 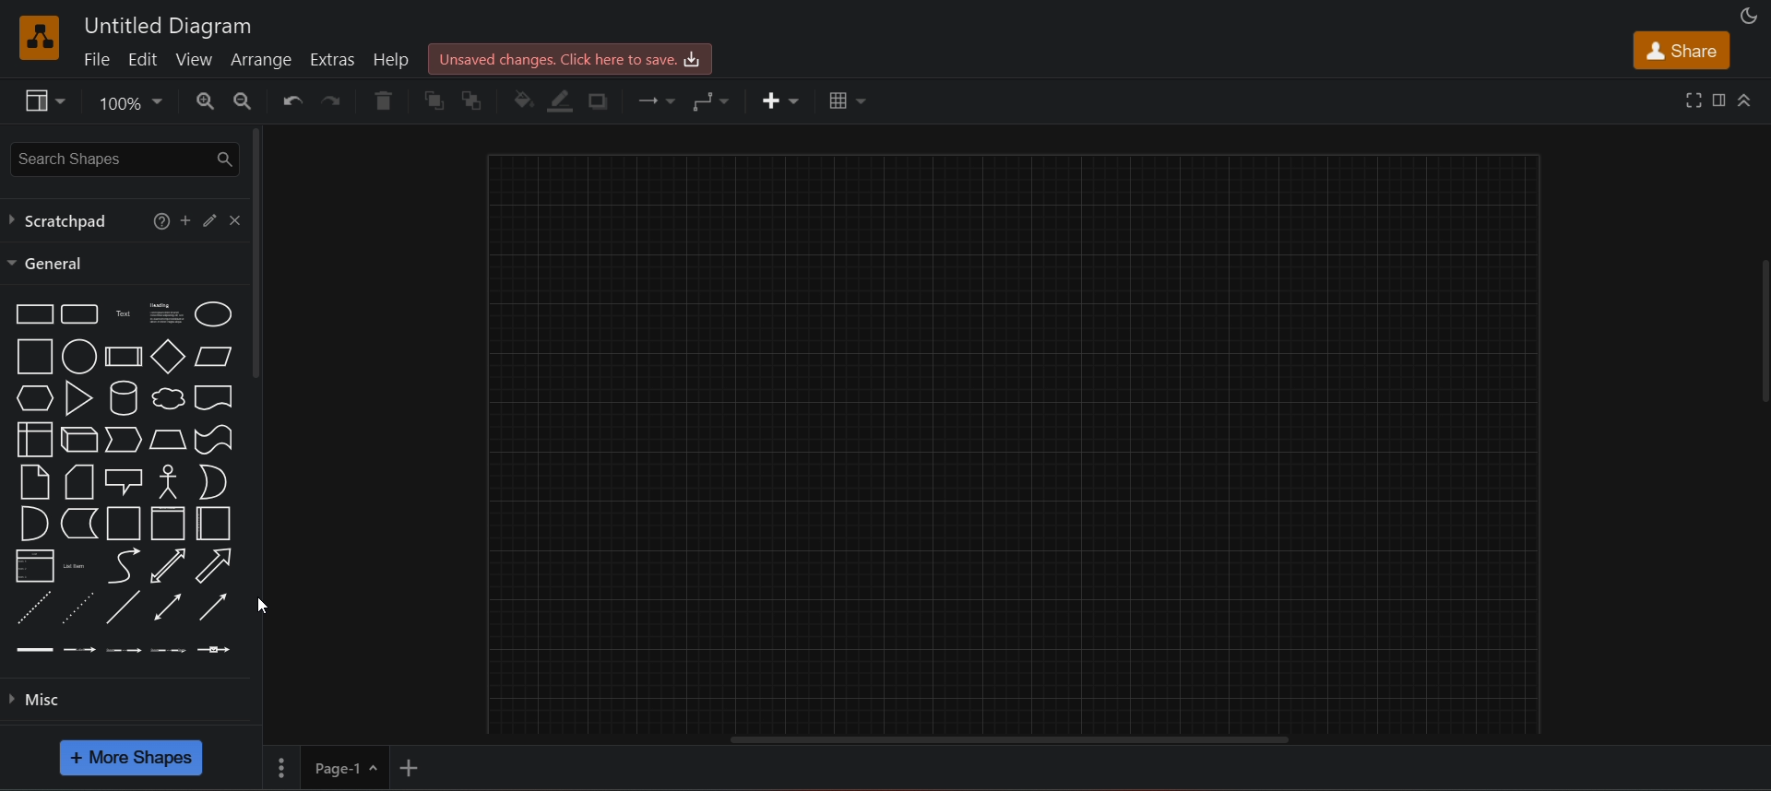 I want to click on logo, so click(x=39, y=36).